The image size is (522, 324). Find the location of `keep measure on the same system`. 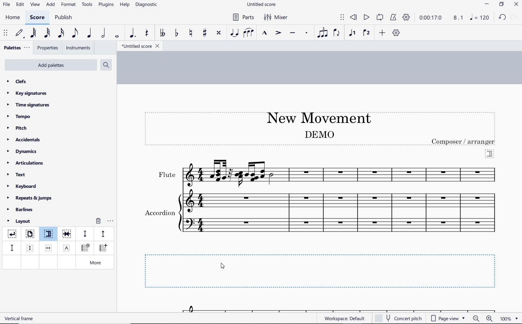

keep measure on the same system is located at coordinates (67, 234).